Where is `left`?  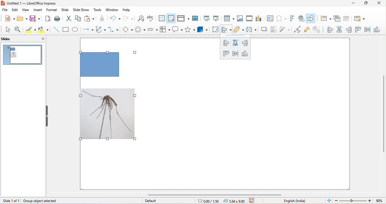
left is located at coordinates (225, 42).